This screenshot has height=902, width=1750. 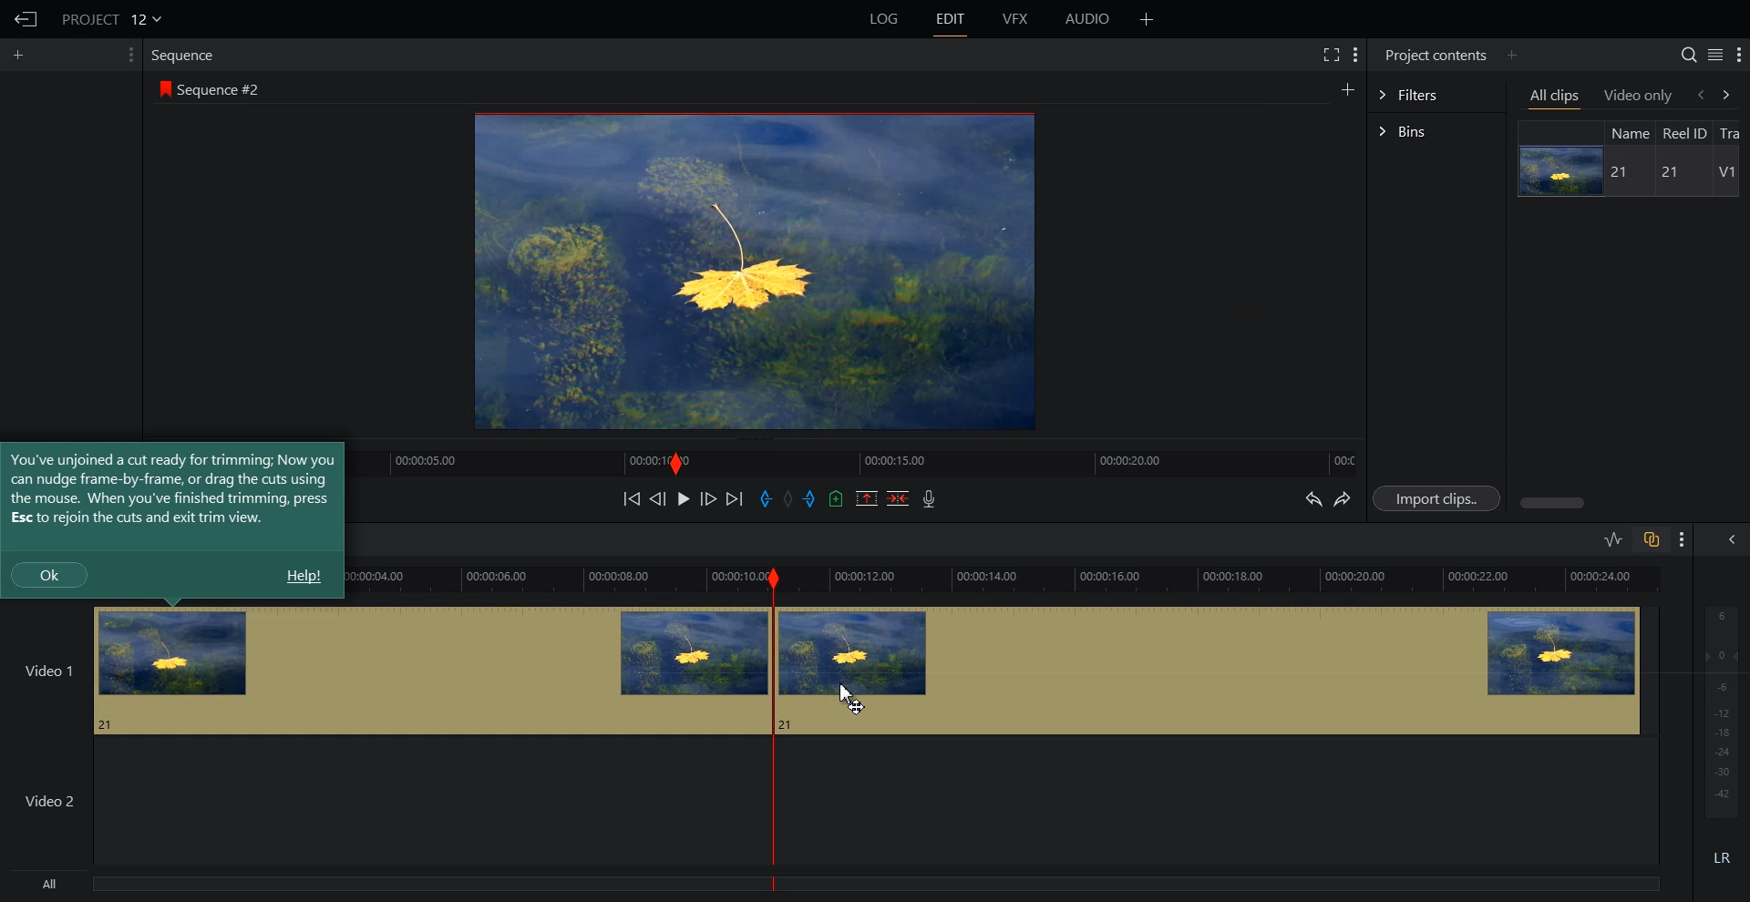 What do you see at coordinates (1556, 97) in the screenshot?
I see `All clips` at bounding box center [1556, 97].